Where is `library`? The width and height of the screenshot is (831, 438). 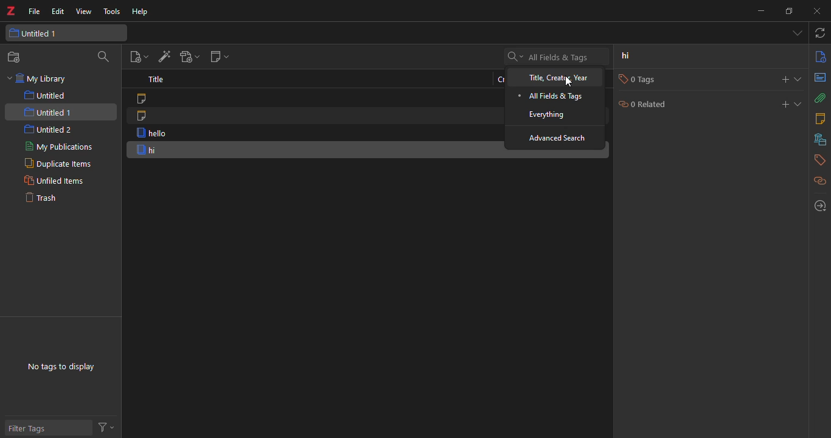 library is located at coordinates (819, 139).